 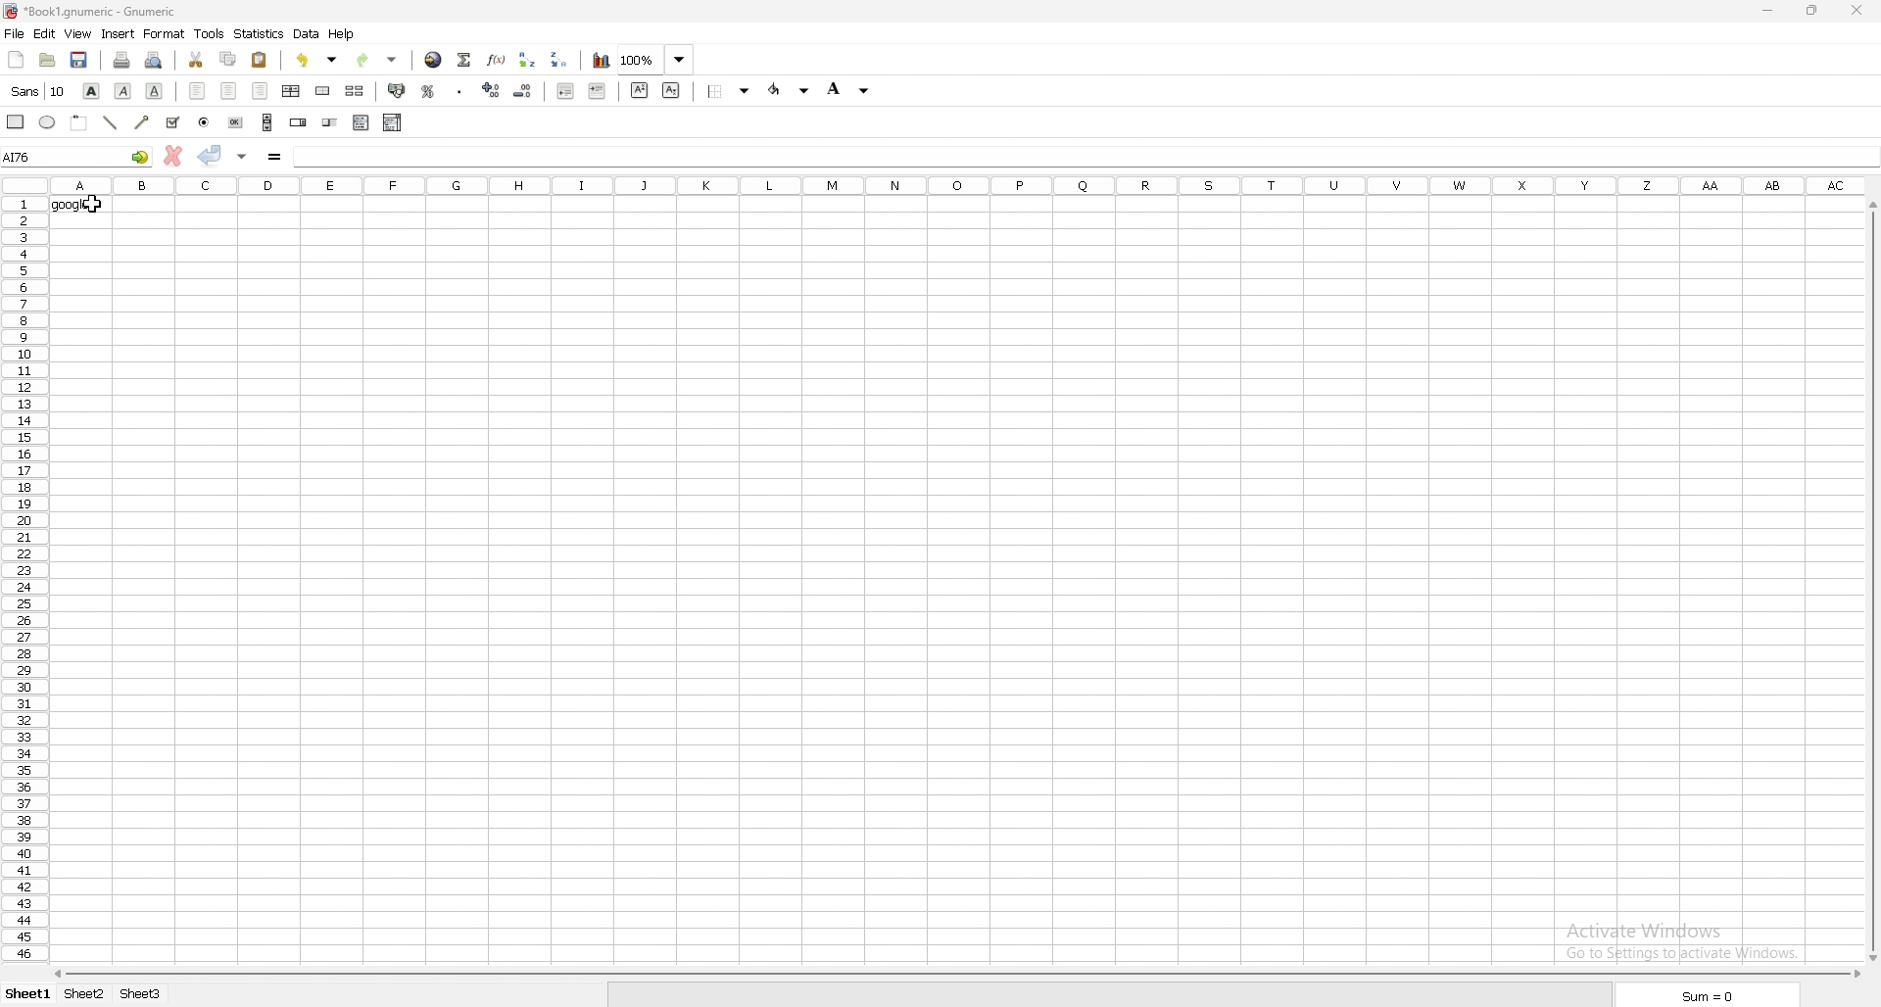 I want to click on superscript, so click(x=641, y=90).